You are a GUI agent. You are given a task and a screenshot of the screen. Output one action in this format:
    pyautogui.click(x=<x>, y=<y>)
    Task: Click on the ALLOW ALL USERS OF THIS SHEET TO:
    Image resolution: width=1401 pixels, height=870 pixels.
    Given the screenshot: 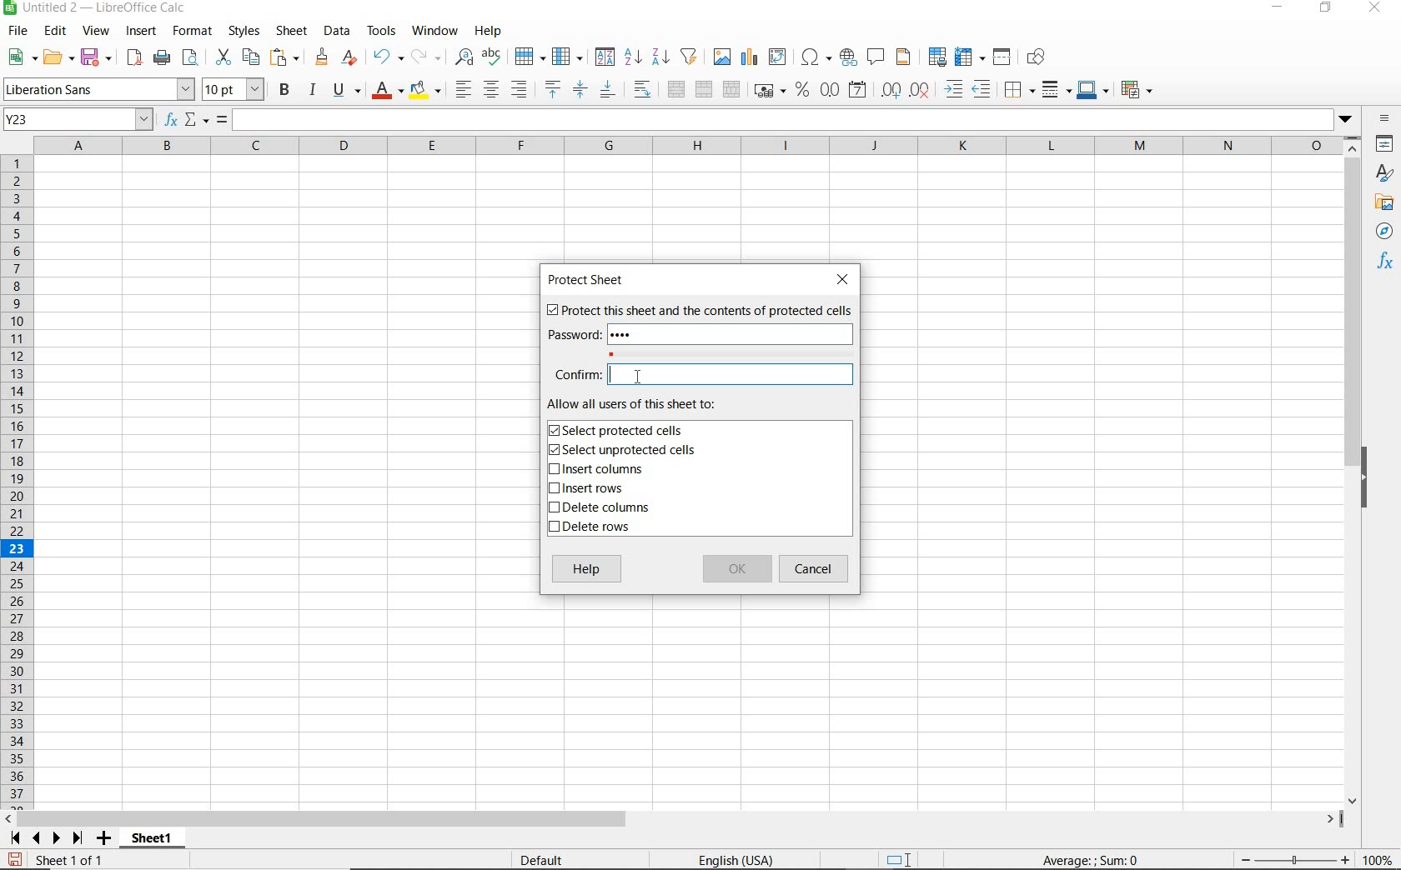 What is the action you would take?
    pyautogui.click(x=649, y=404)
    